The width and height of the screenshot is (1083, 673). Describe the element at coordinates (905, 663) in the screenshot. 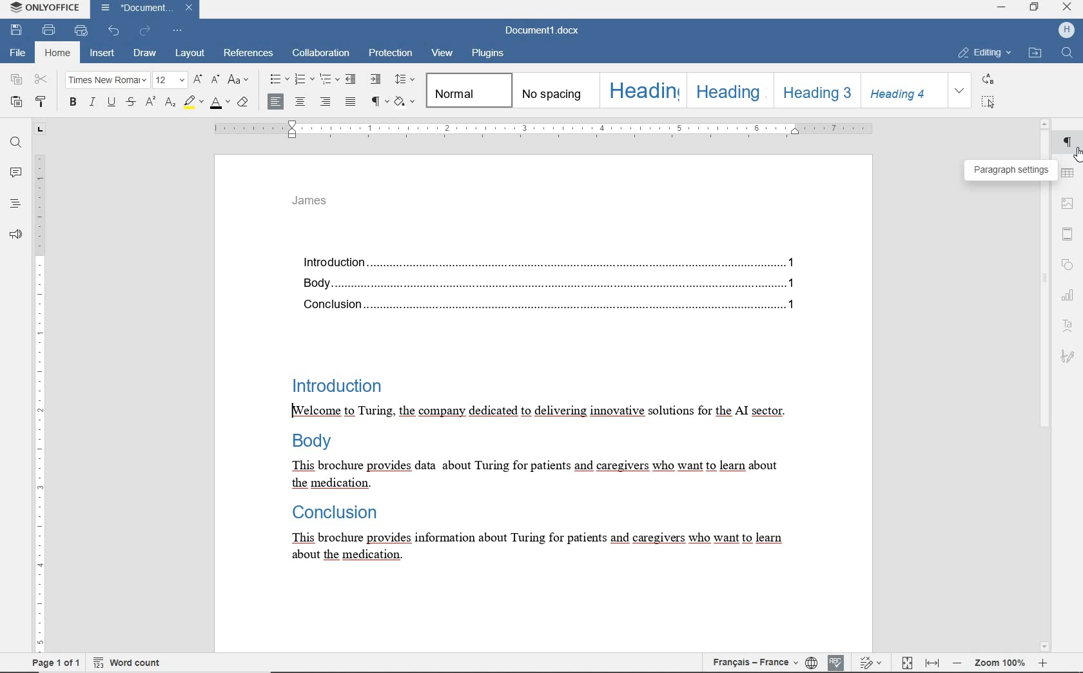

I see `track changes` at that location.